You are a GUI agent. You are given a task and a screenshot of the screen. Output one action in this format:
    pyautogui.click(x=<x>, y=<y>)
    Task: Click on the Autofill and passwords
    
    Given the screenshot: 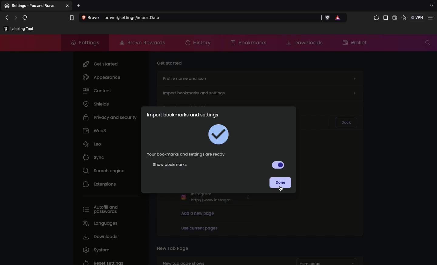 What is the action you would take?
    pyautogui.click(x=103, y=210)
    